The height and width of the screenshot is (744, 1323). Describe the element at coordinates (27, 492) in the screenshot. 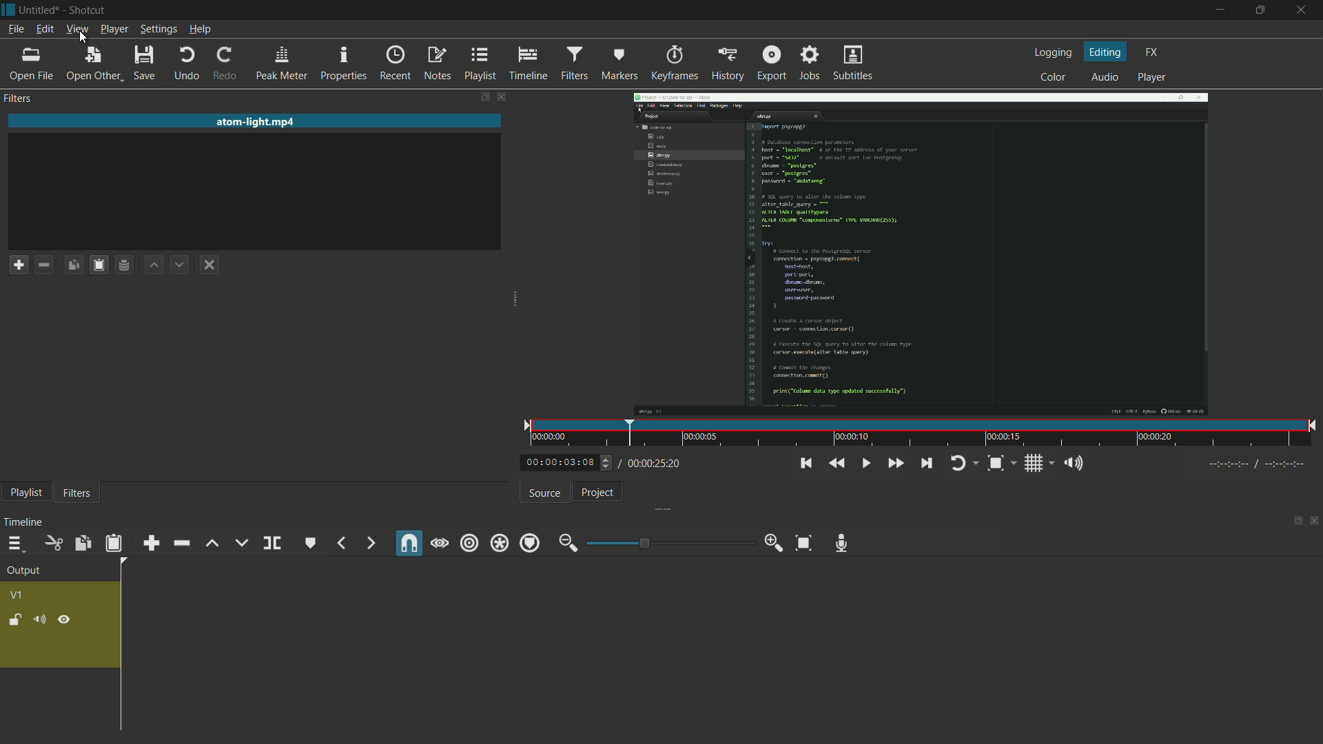

I see `playlist` at that location.